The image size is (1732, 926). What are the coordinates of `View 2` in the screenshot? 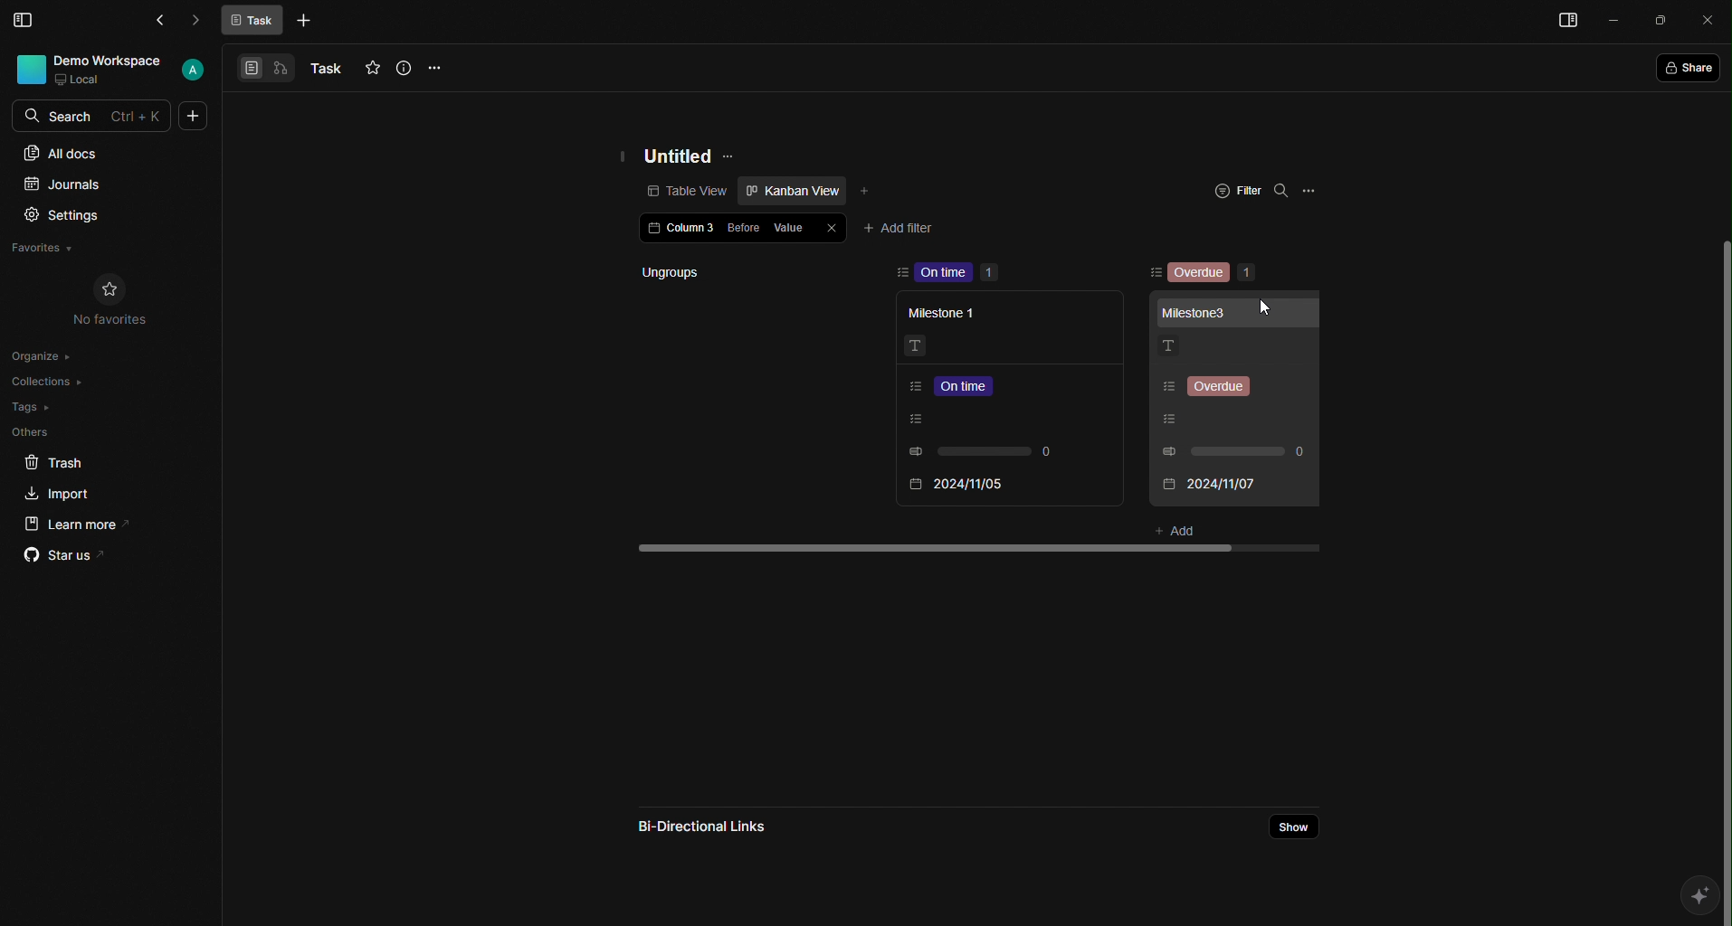 It's located at (280, 71).